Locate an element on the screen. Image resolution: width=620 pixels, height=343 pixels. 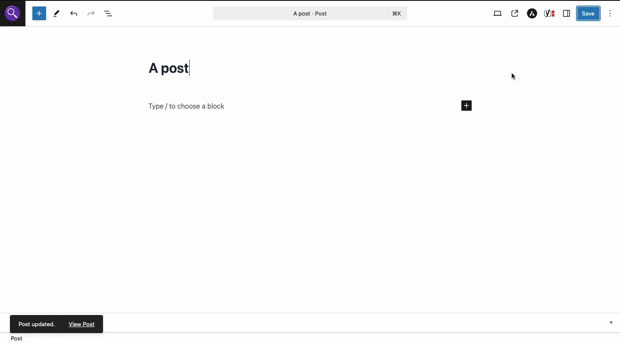
Astra is located at coordinates (530, 14).